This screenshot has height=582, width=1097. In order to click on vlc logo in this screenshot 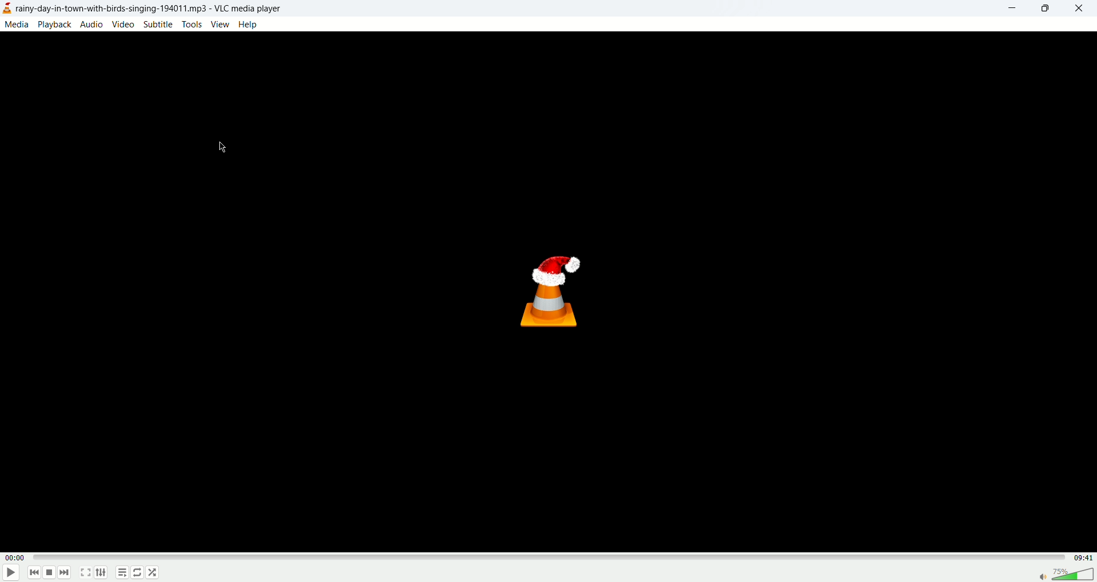, I will do `click(545, 292)`.